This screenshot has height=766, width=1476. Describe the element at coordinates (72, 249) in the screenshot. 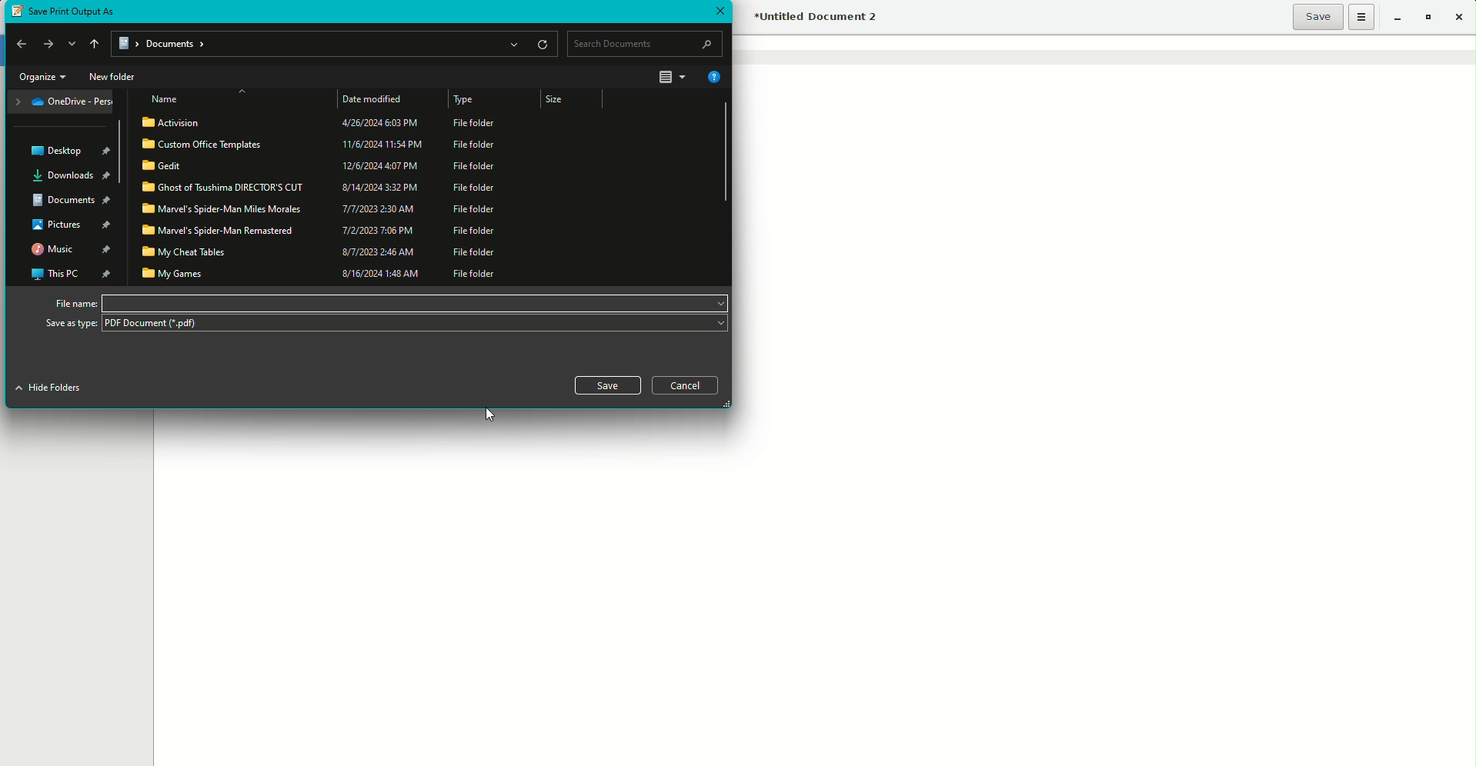

I see `Music` at that location.